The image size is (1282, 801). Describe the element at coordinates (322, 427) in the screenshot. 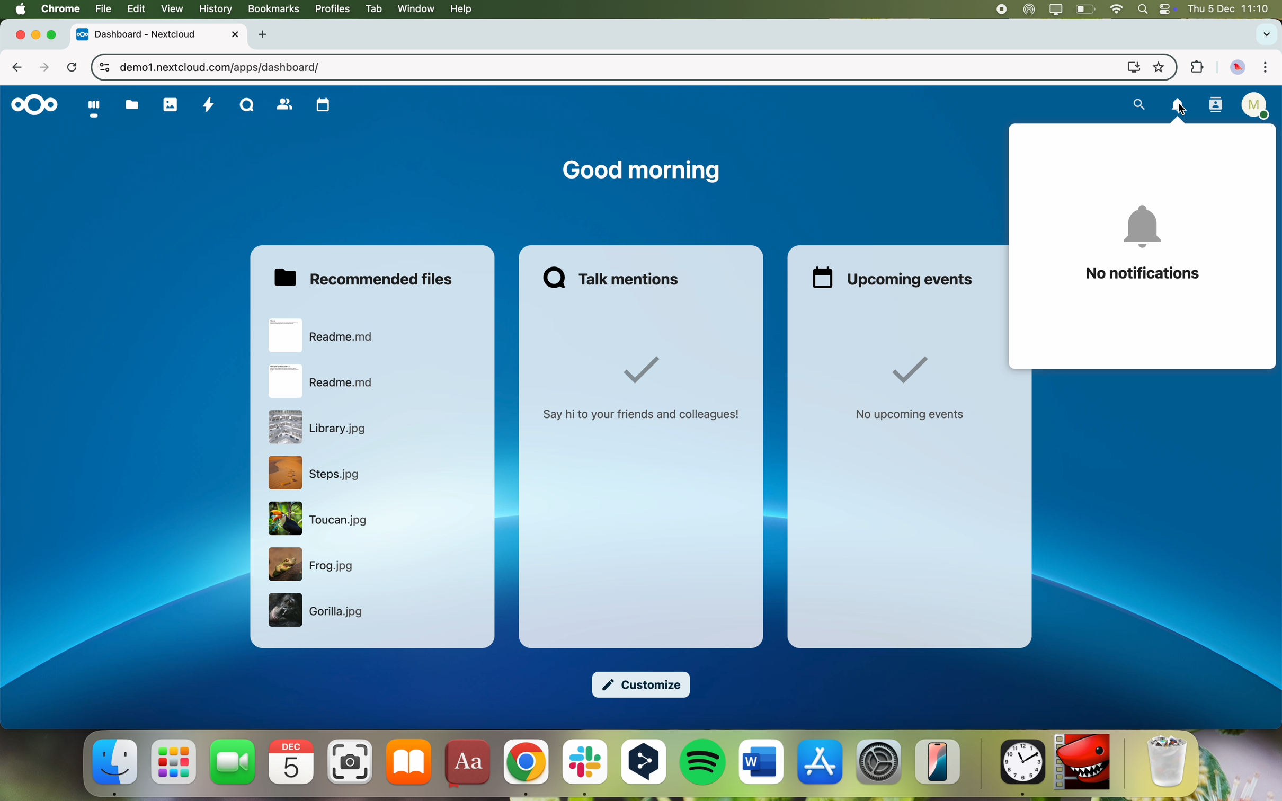

I see `file` at that location.